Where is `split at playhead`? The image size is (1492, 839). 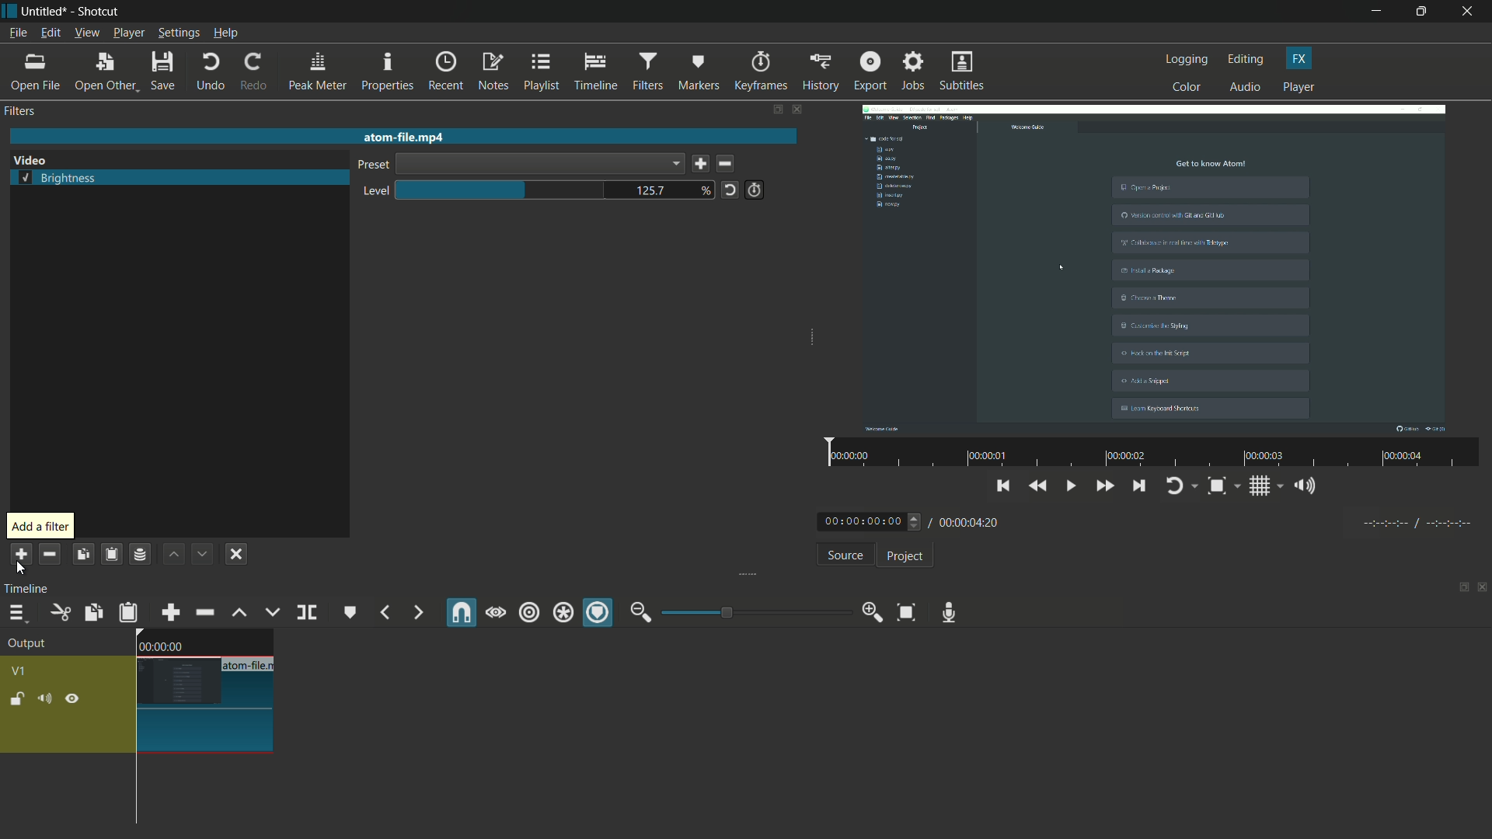
split at playhead is located at coordinates (309, 614).